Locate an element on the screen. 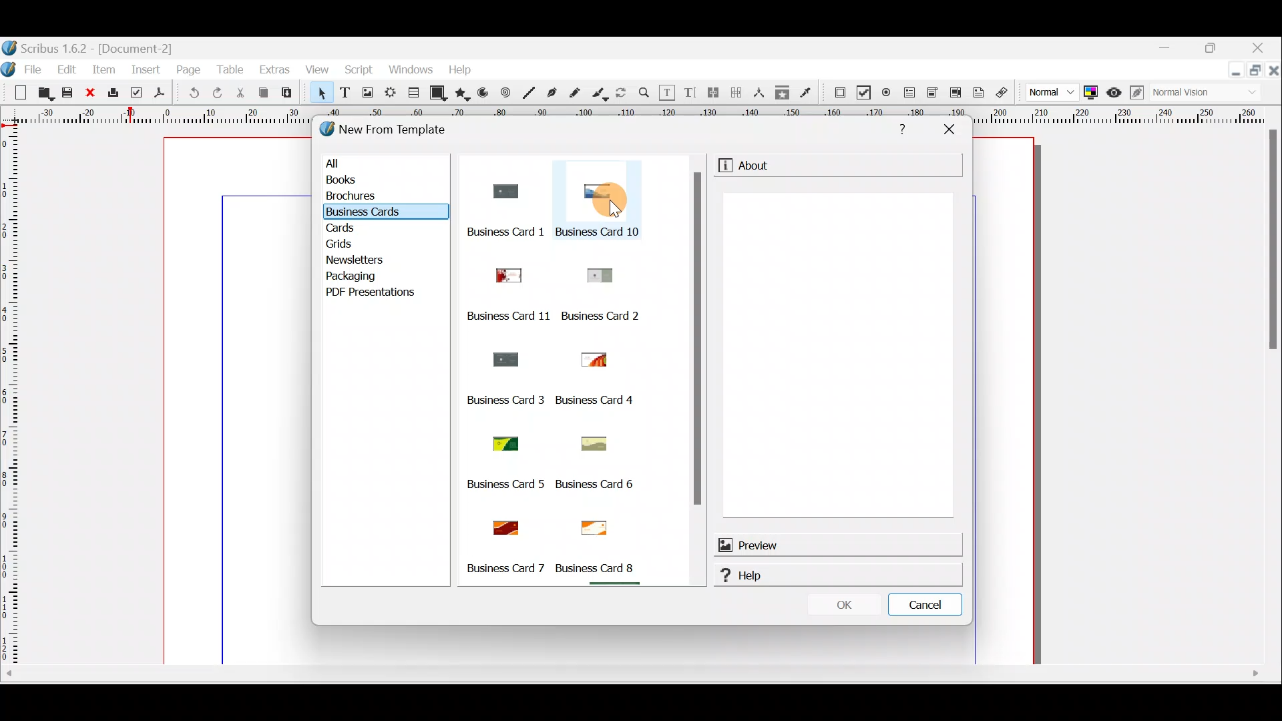  PDF text field is located at coordinates (910, 94).